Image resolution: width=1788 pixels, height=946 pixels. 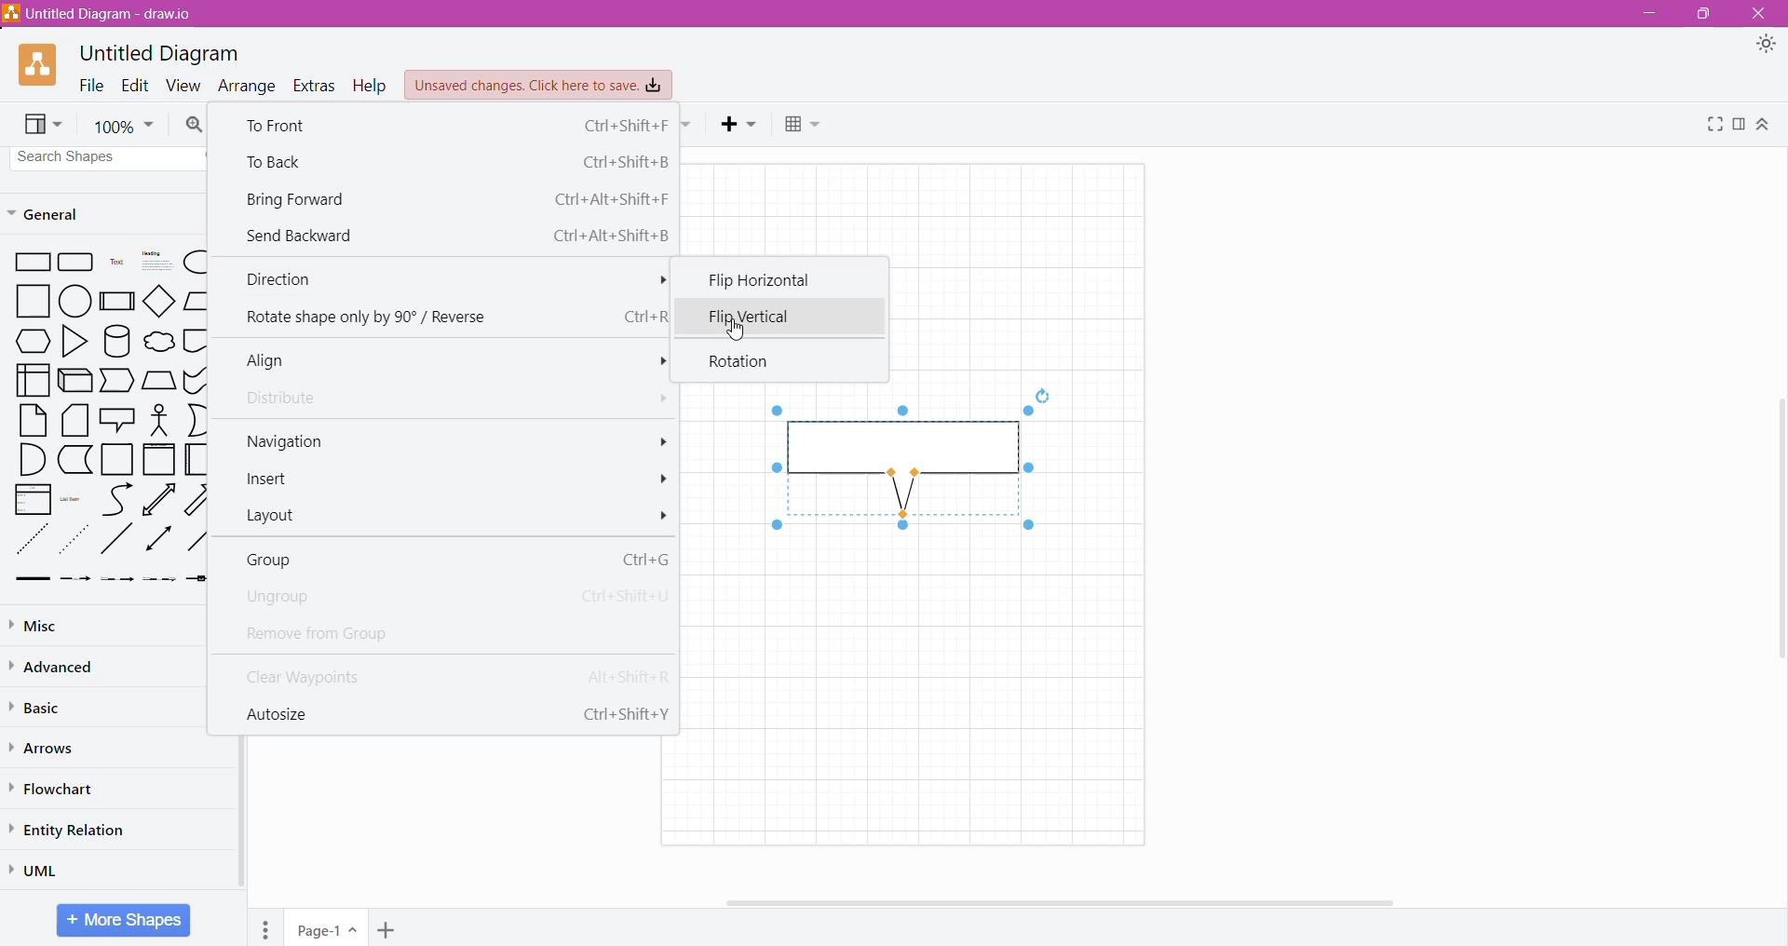 What do you see at coordinates (197, 420) in the screenshot?
I see `Half Circle` at bounding box center [197, 420].